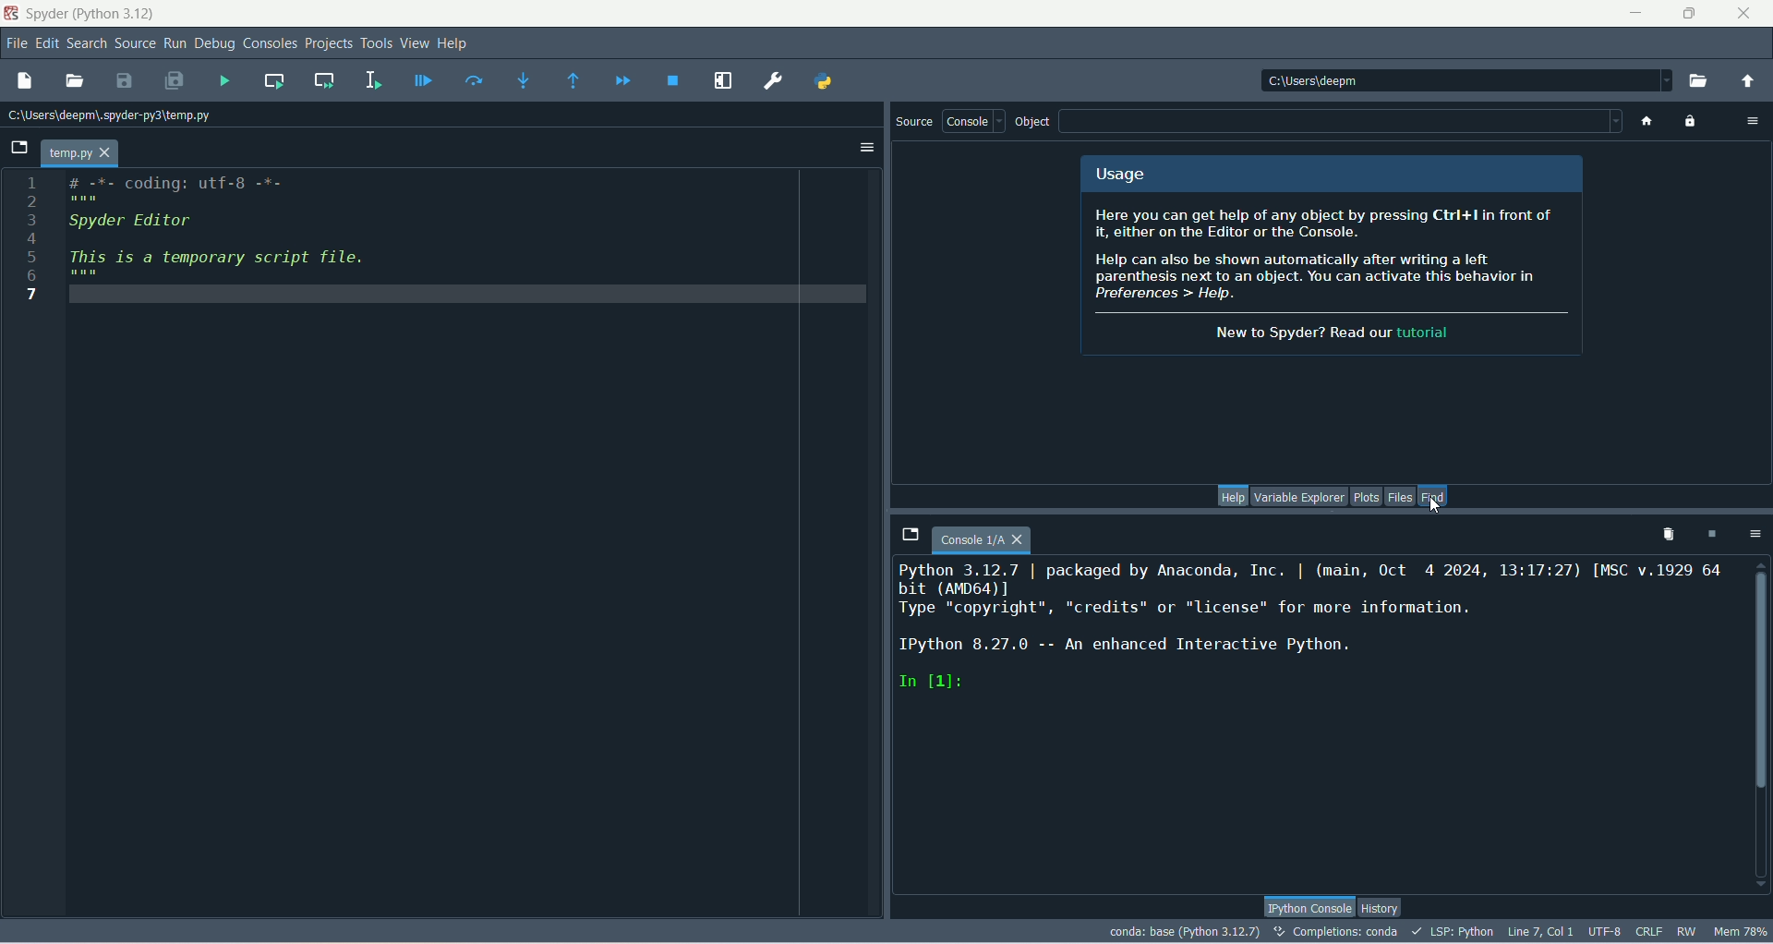 Image resolution: width=1773 pixels, height=944 pixels. What do you see at coordinates (525, 80) in the screenshot?
I see `step into function` at bounding box center [525, 80].